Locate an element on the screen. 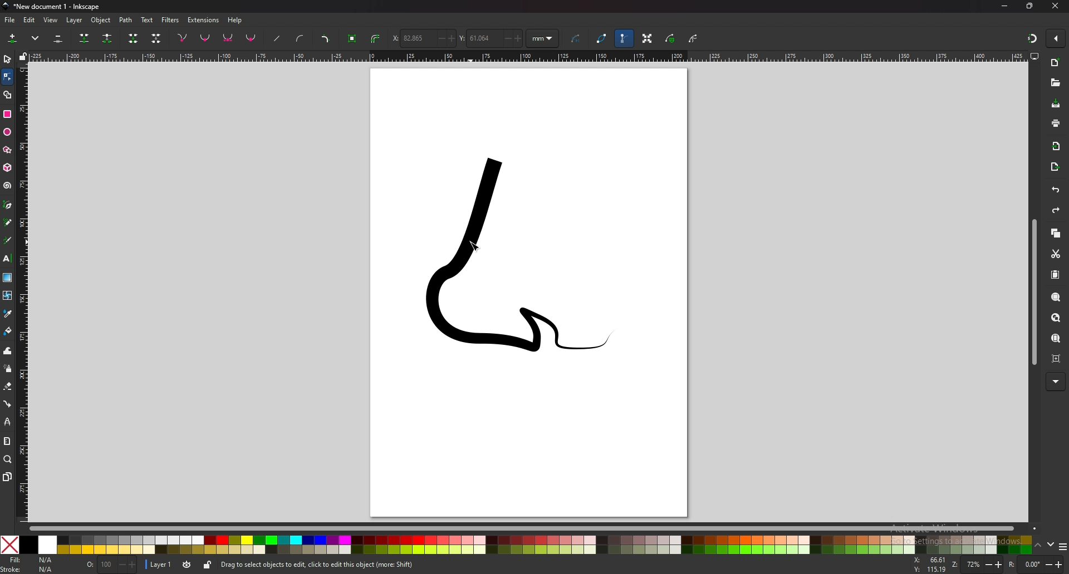  unit is located at coordinates (543, 39).